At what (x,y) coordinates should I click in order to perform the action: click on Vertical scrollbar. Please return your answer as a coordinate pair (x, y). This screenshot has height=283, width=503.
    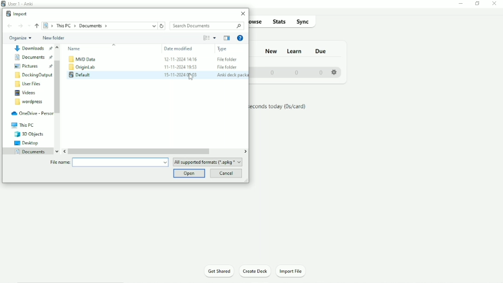
    Looking at the image, I should click on (58, 86).